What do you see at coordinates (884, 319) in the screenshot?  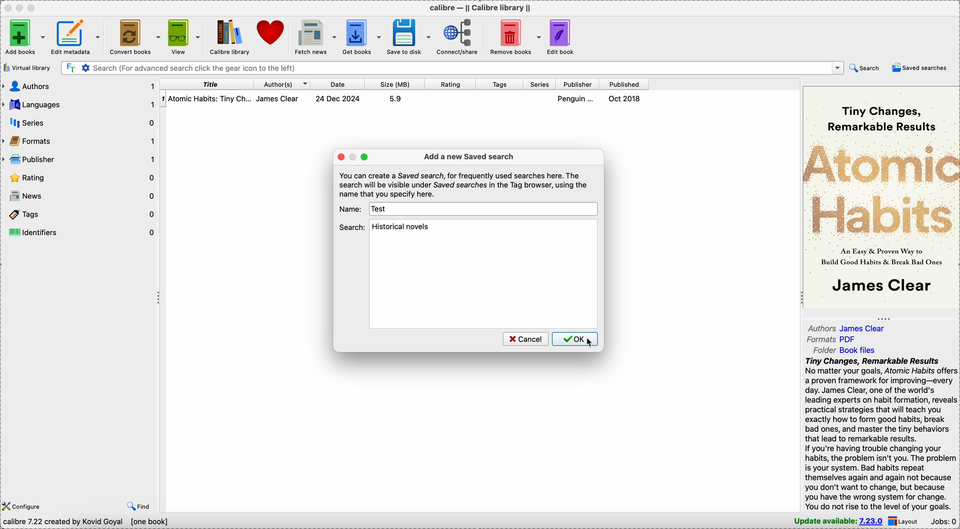 I see `toggle expand/contract` at bounding box center [884, 319].